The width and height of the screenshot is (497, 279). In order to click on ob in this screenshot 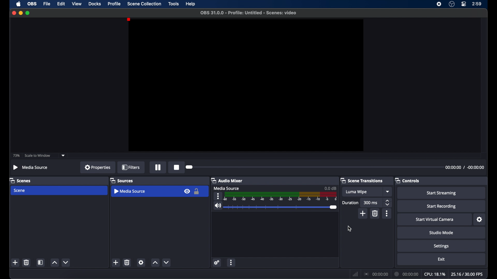, I will do `click(33, 4)`.